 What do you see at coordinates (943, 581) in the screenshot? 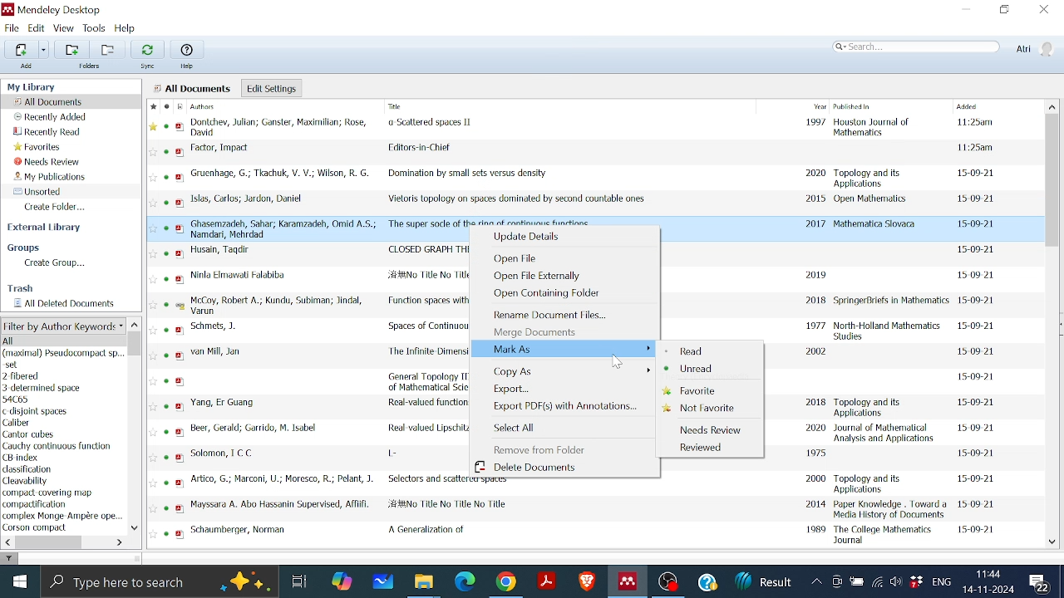
I see `Language` at bounding box center [943, 581].